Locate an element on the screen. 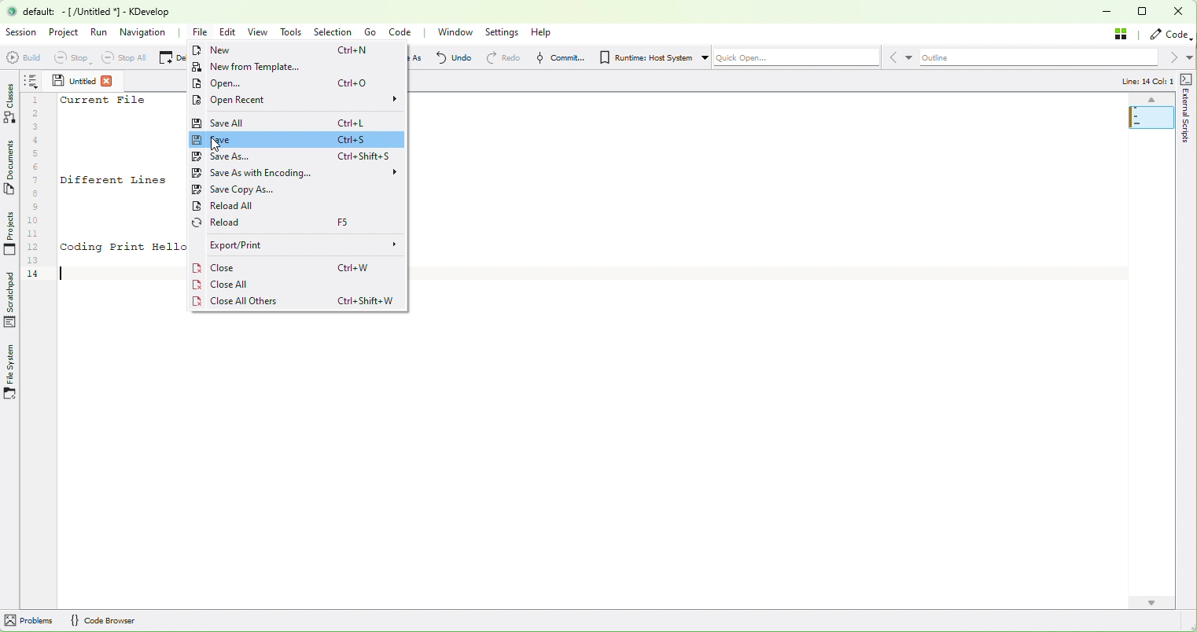  Commit is located at coordinates (556, 58).